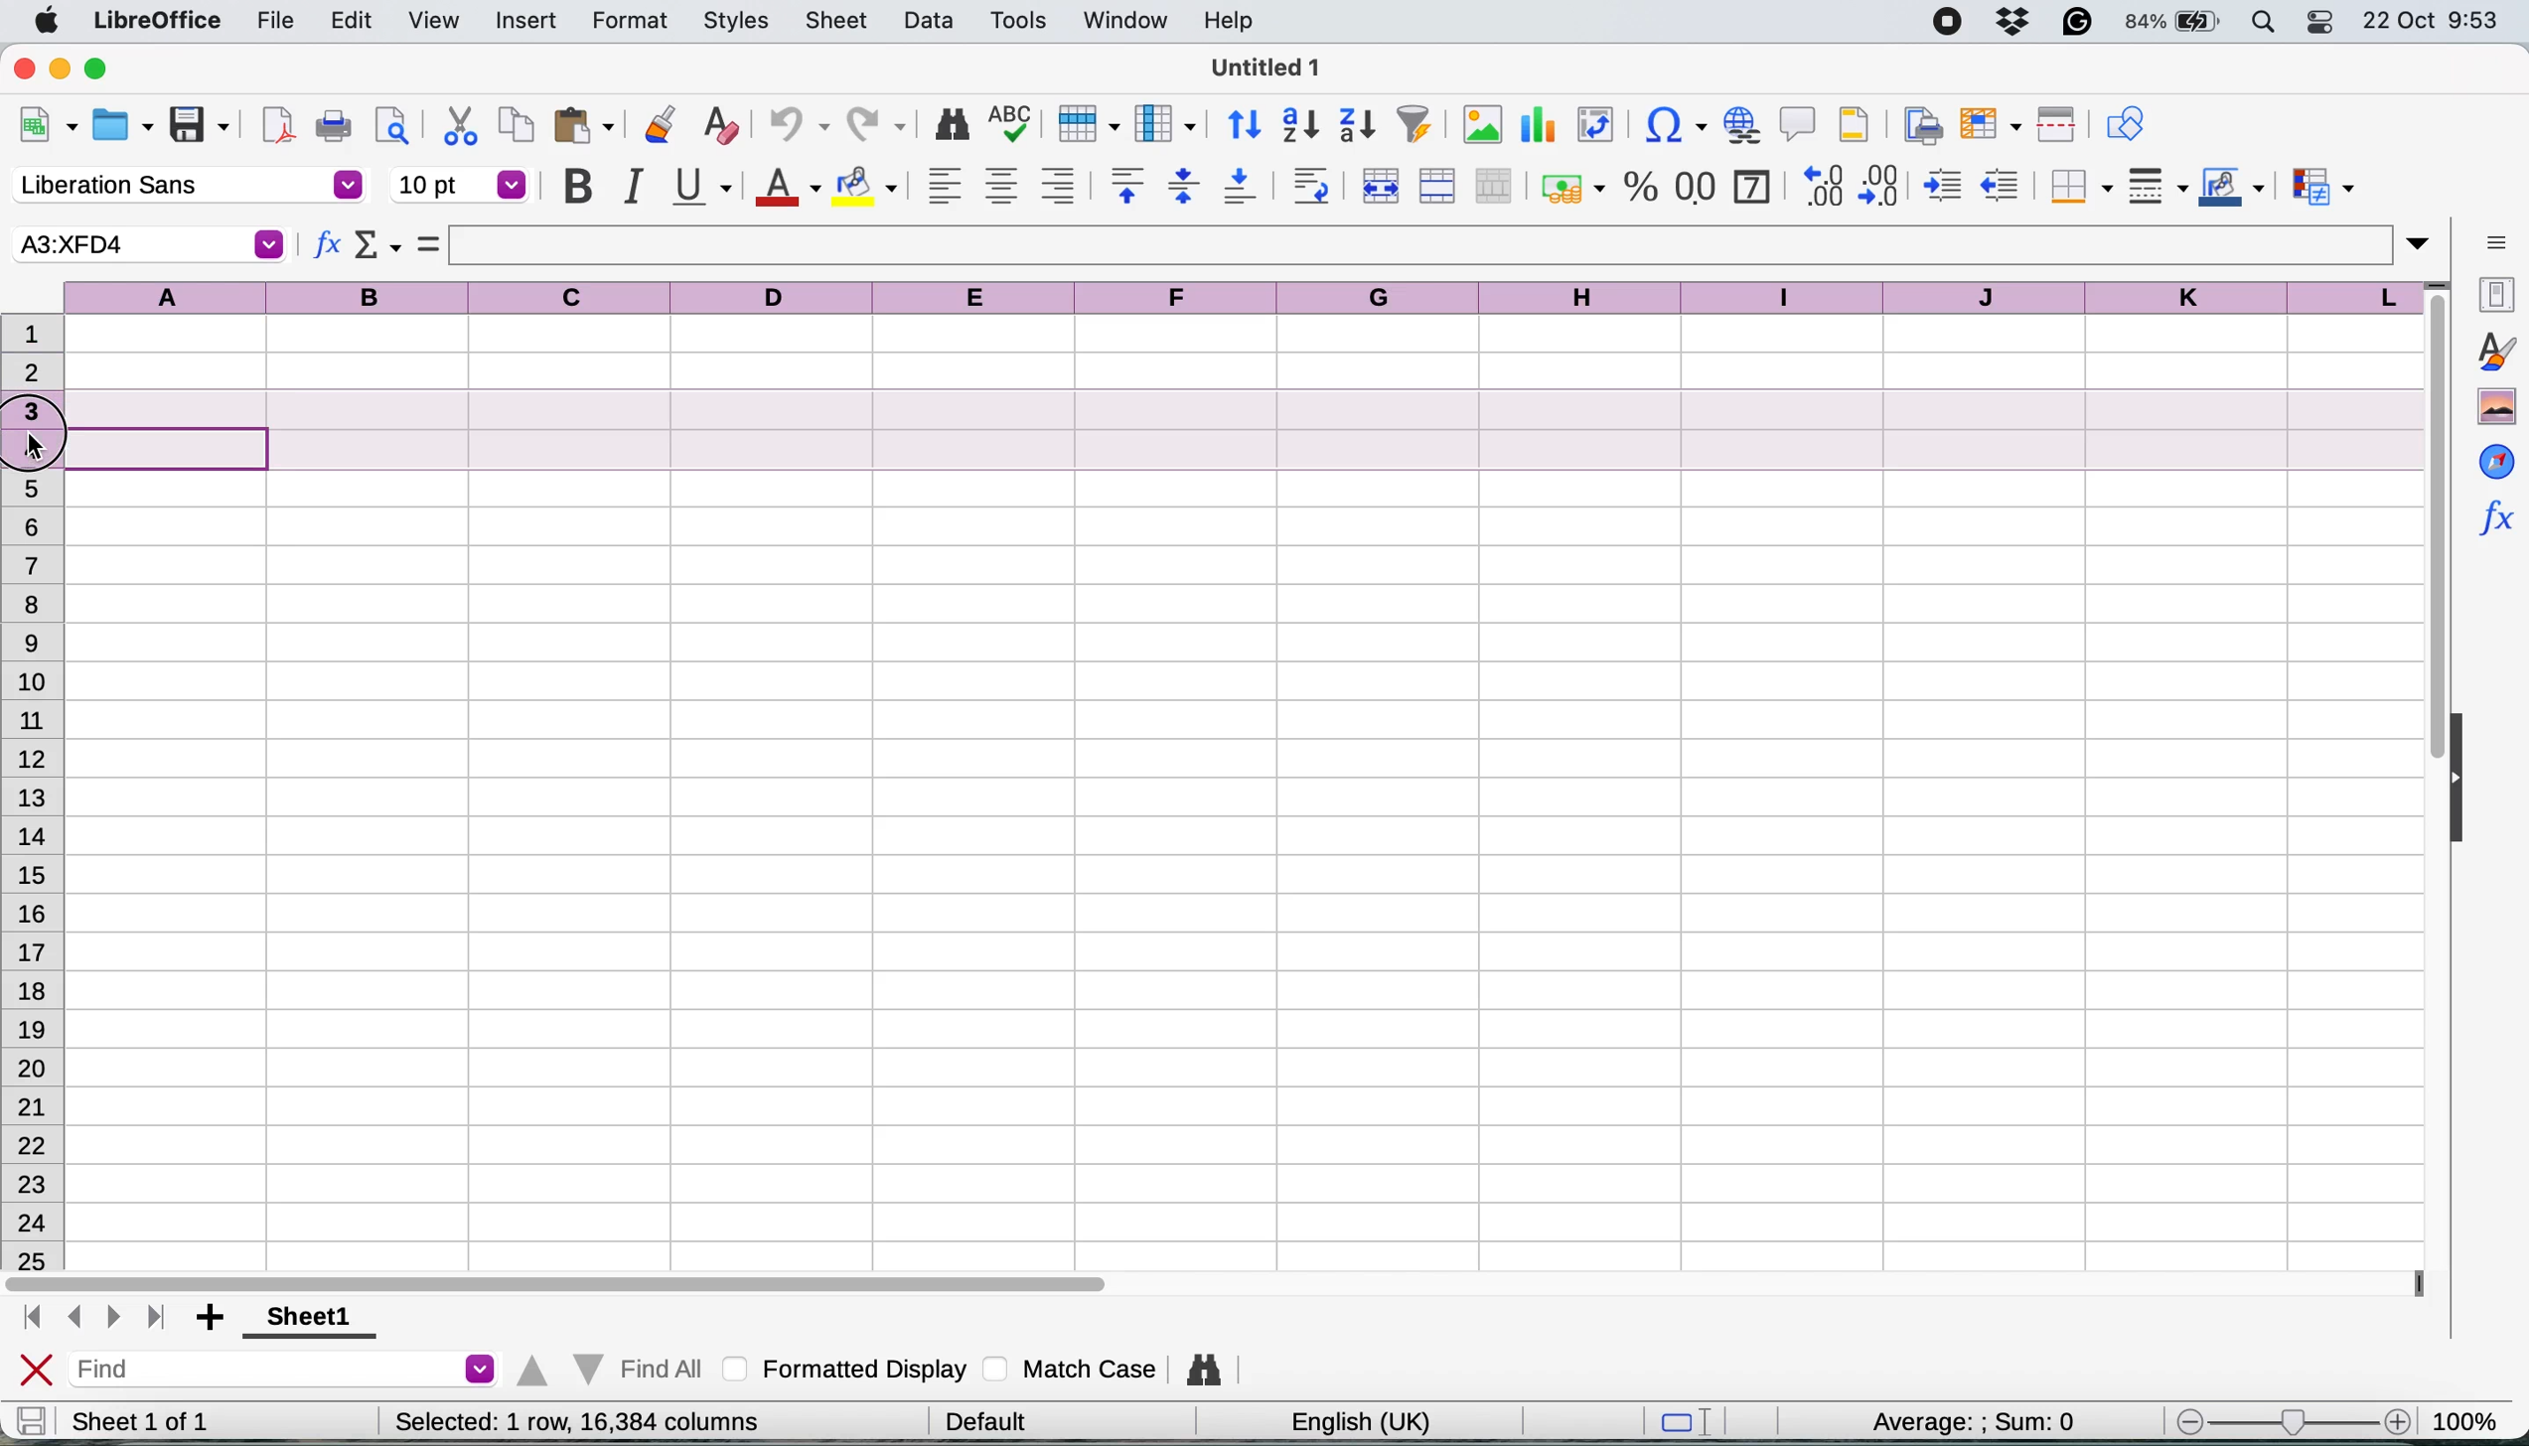  What do you see at coordinates (2077, 187) in the screenshot?
I see `borders` at bounding box center [2077, 187].